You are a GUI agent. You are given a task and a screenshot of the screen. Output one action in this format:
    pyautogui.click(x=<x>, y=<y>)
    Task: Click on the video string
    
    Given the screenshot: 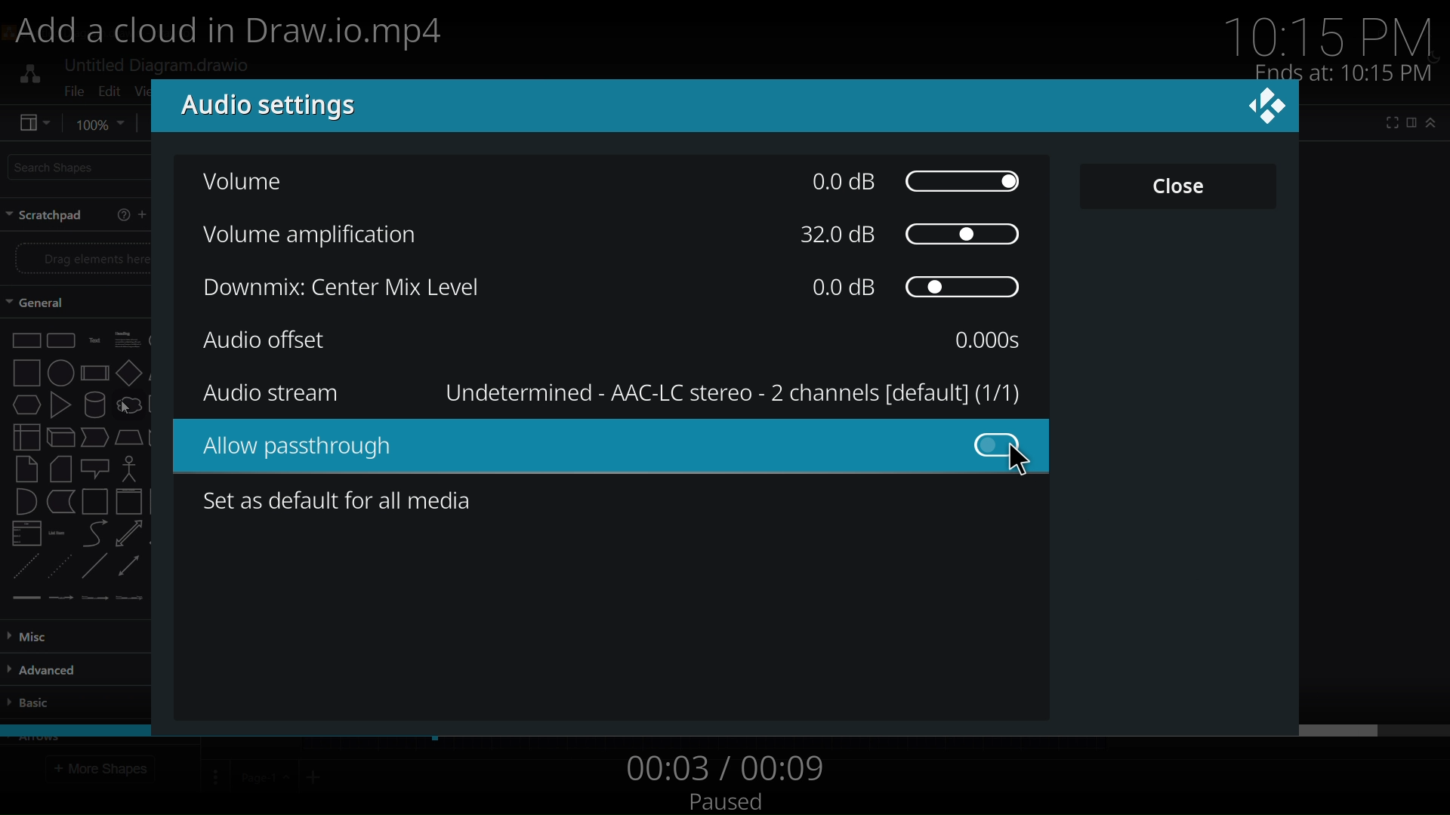 What is the action you would take?
    pyautogui.click(x=731, y=730)
    